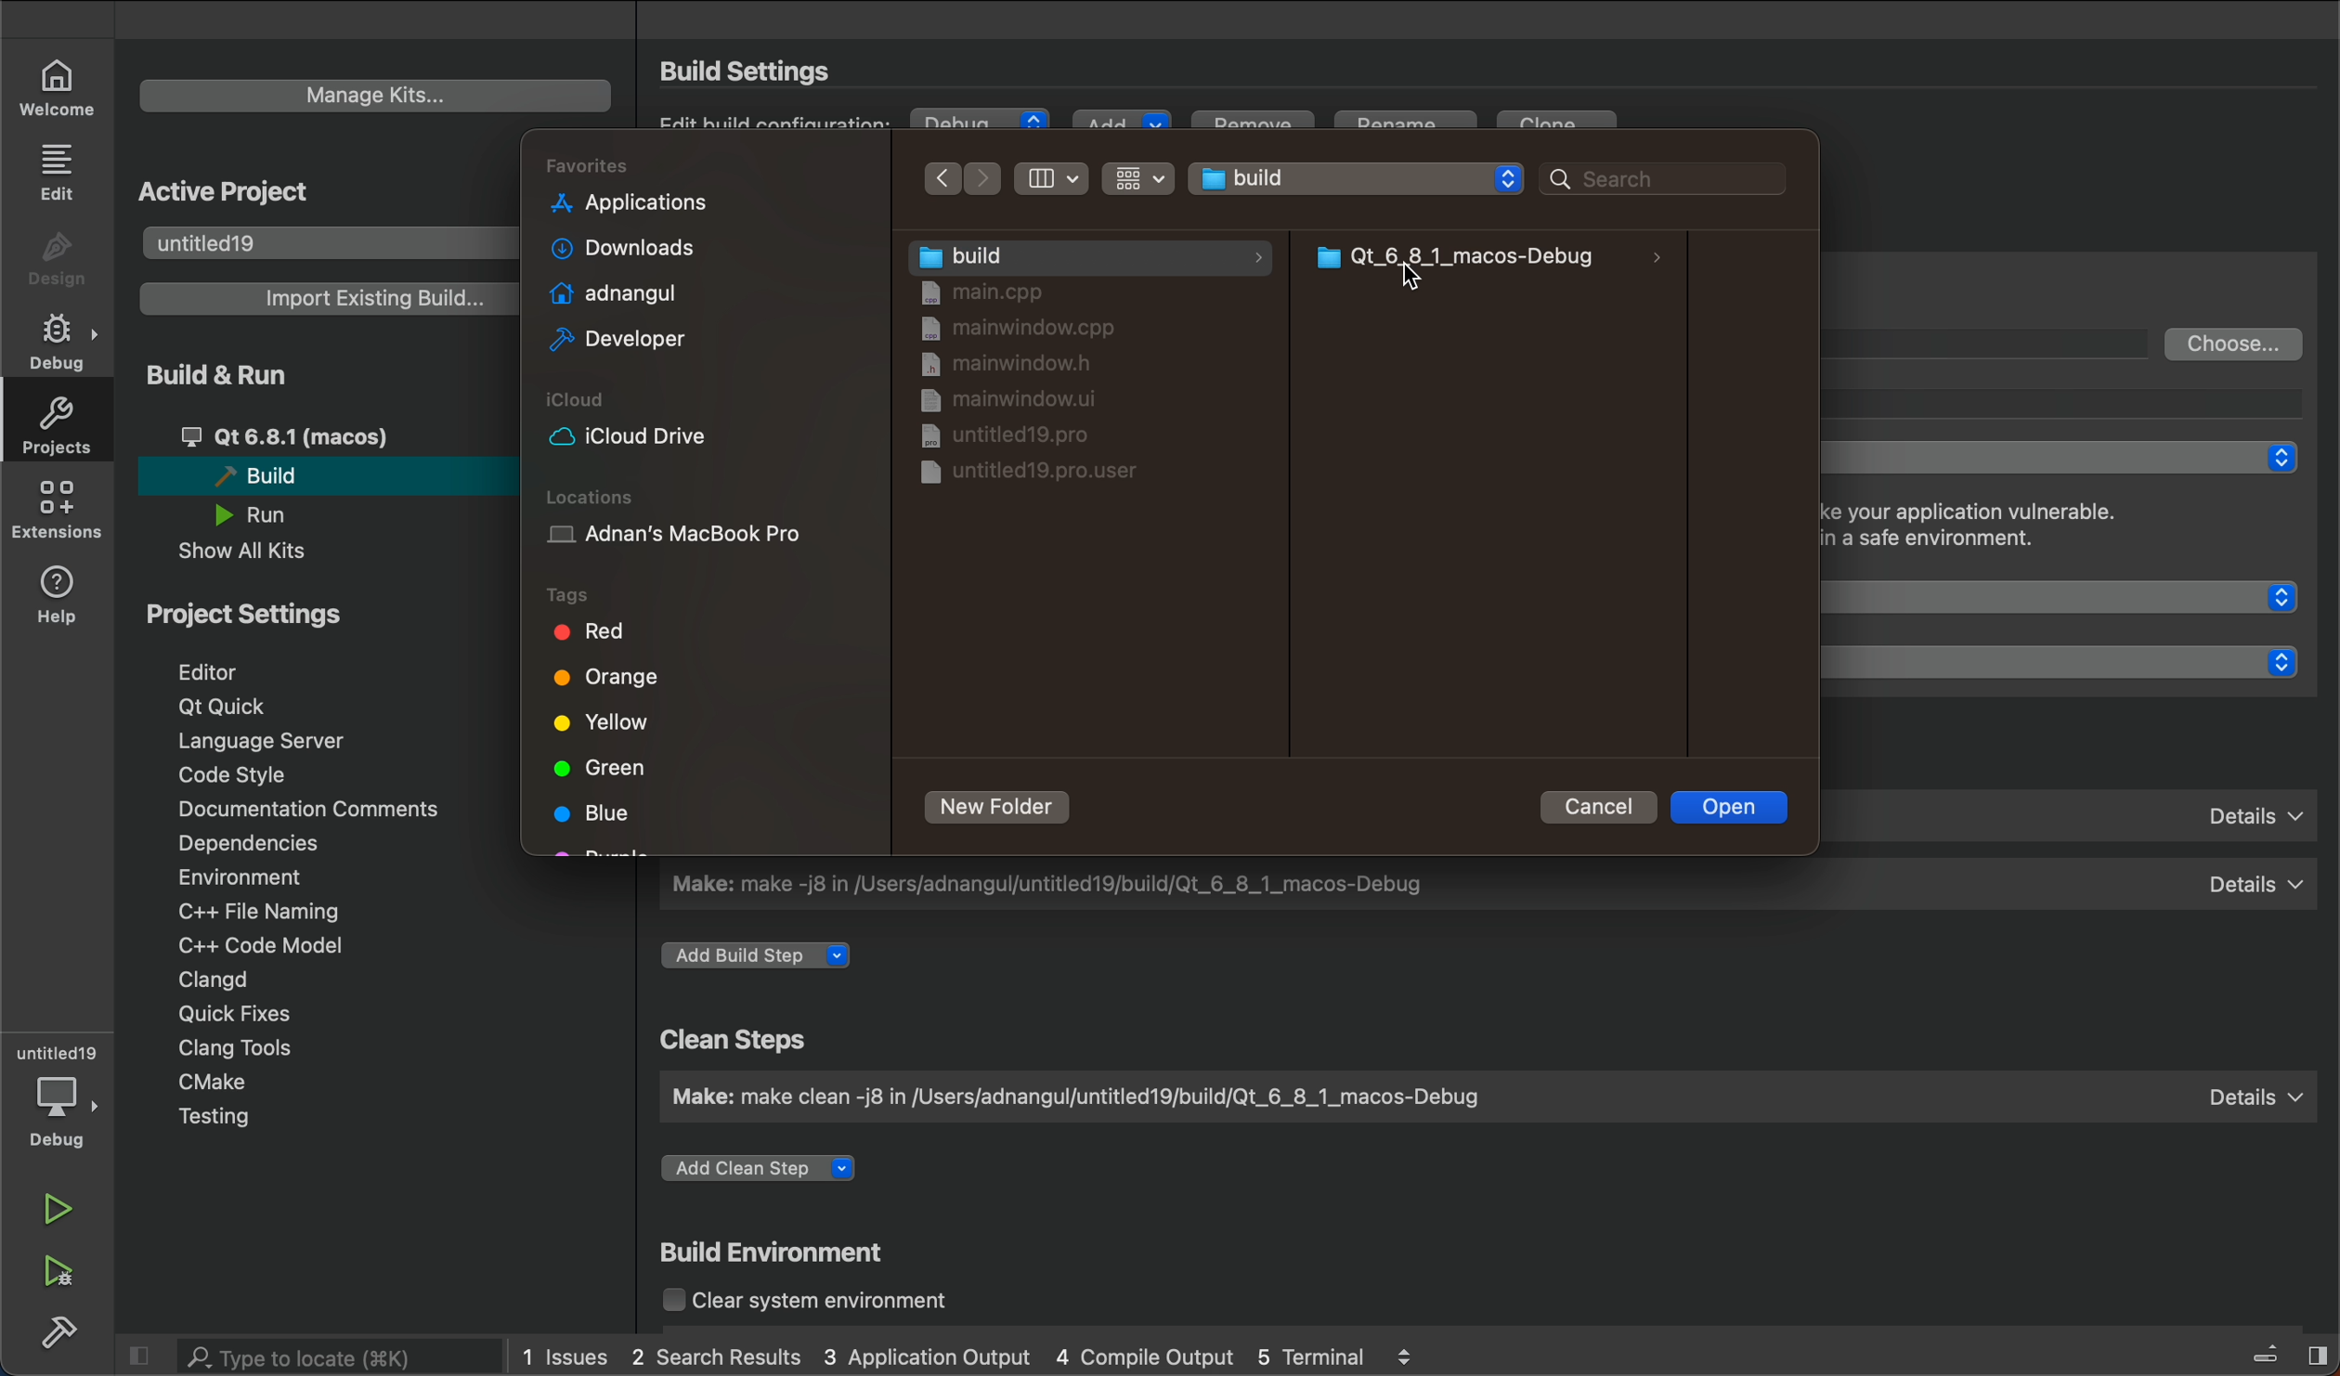 The width and height of the screenshot is (2340, 1376). Describe the element at coordinates (56, 509) in the screenshot. I see `extensions` at that location.